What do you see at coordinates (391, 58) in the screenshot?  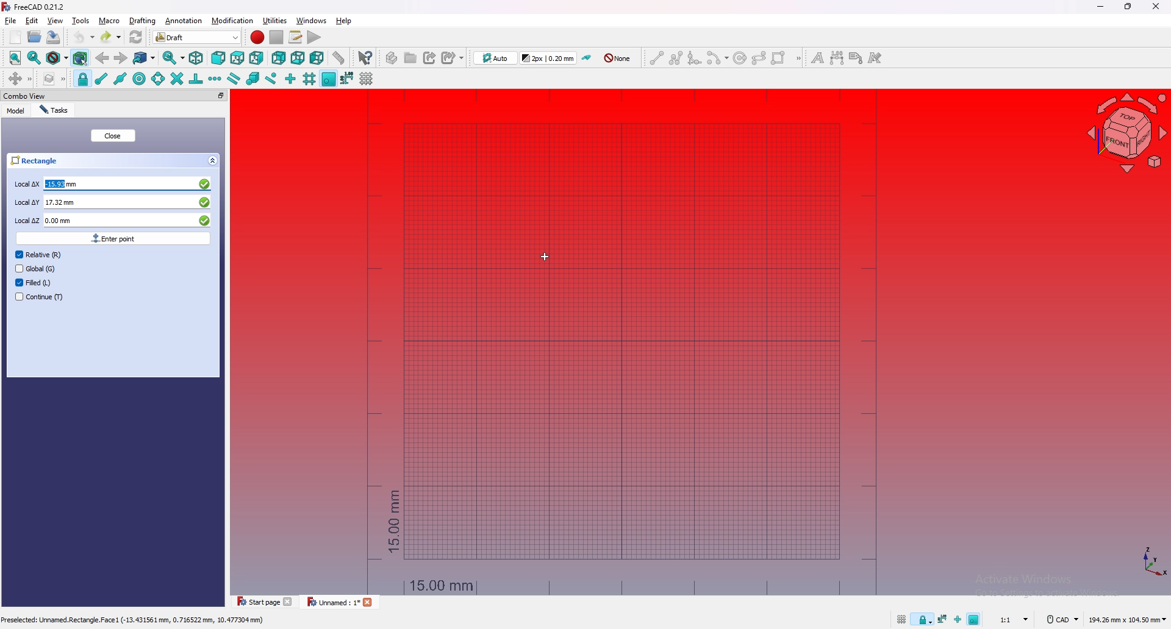 I see `create part` at bounding box center [391, 58].